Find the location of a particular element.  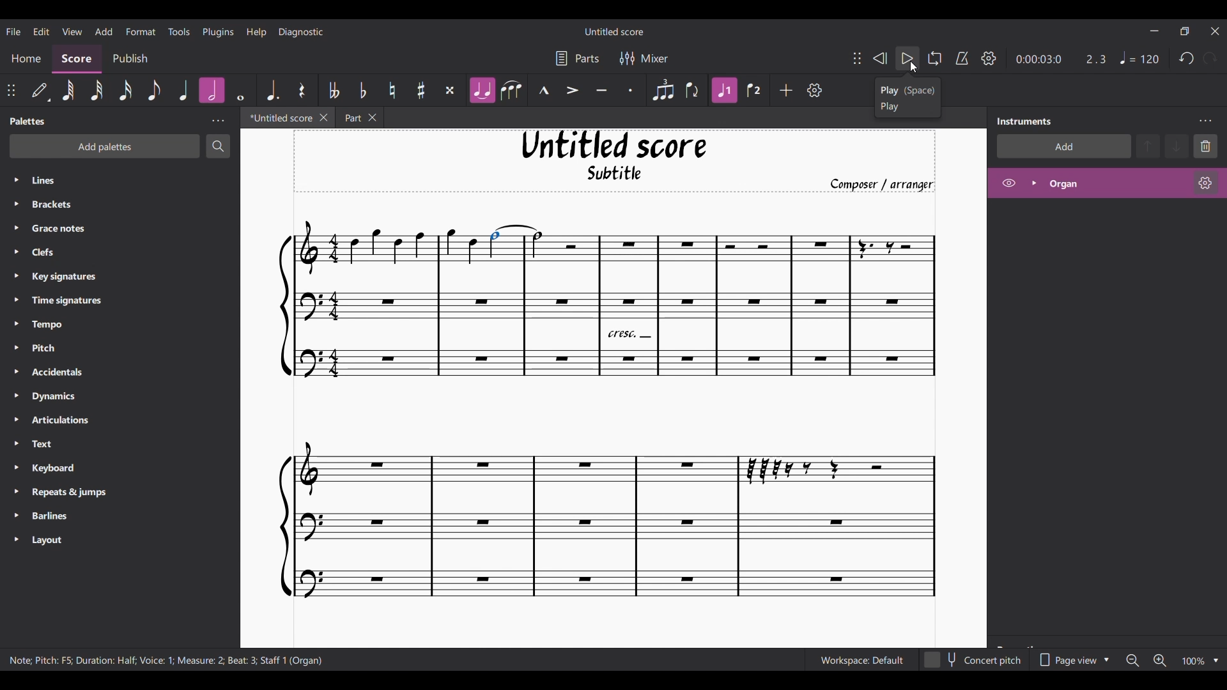

Format menu is located at coordinates (141, 31).